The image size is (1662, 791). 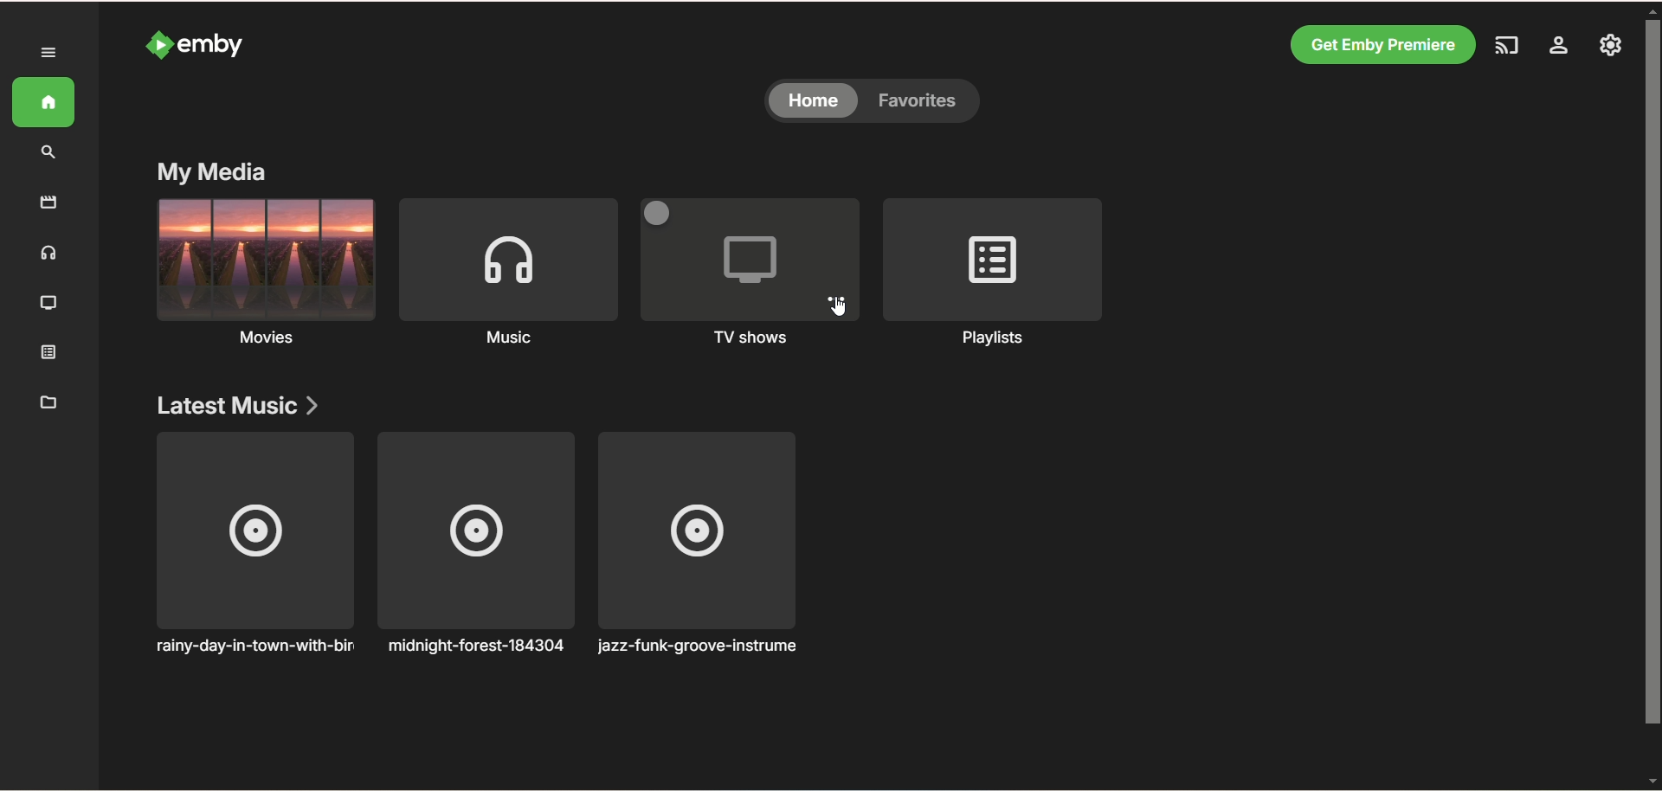 I want to click on movies, so click(x=48, y=203).